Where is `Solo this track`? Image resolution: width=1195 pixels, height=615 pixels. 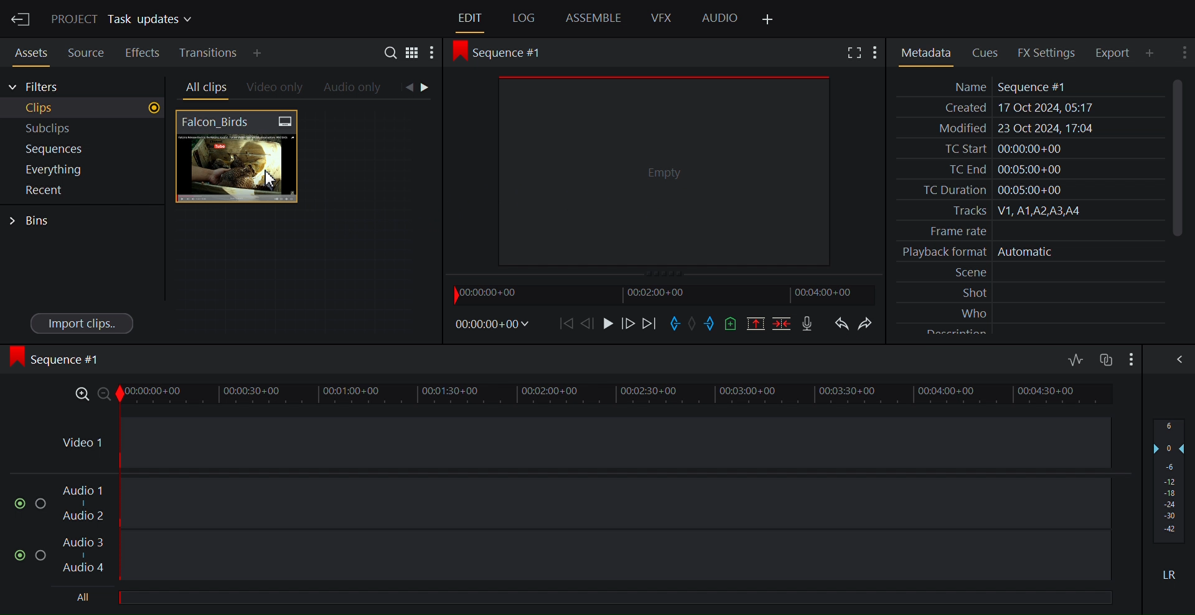 Solo this track is located at coordinates (42, 556).